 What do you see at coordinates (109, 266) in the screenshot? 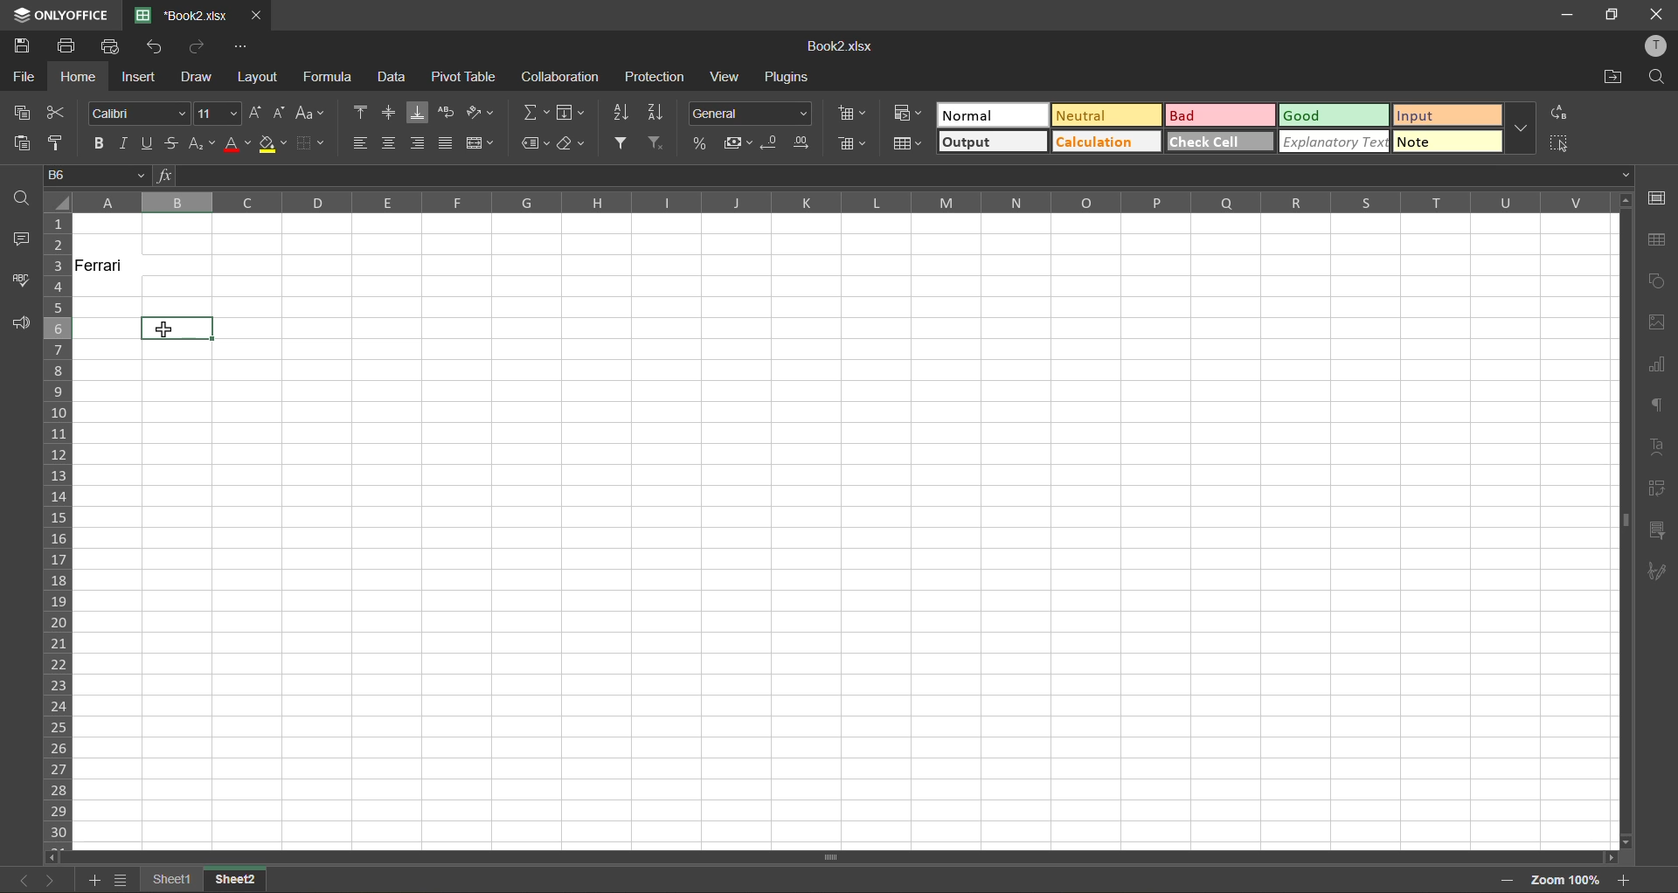
I see `Ferrari` at bounding box center [109, 266].